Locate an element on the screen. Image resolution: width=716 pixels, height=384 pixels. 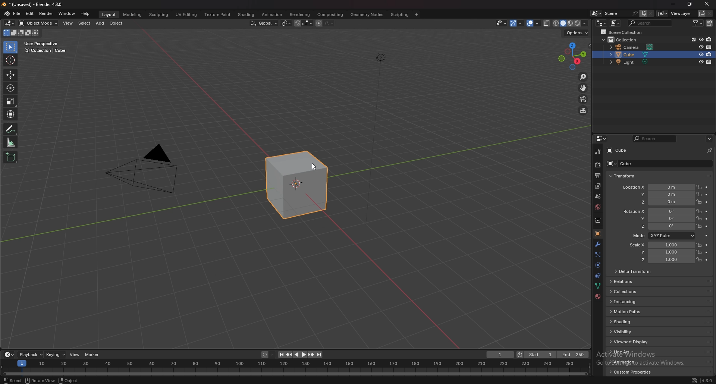
start frame is located at coordinates (538, 354).